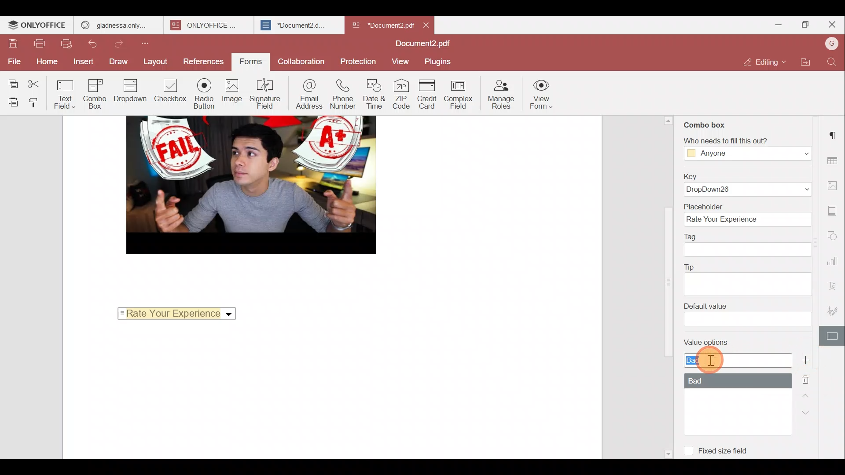 The height and width of the screenshot is (475, 845). Describe the element at coordinates (834, 186) in the screenshot. I see `Image settings` at that location.